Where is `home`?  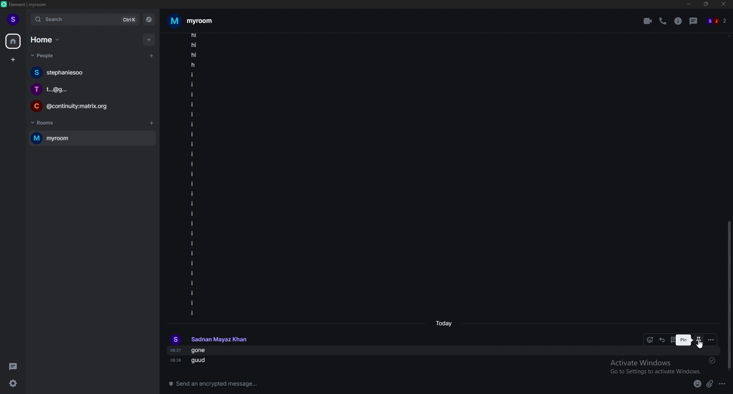
home is located at coordinates (45, 40).